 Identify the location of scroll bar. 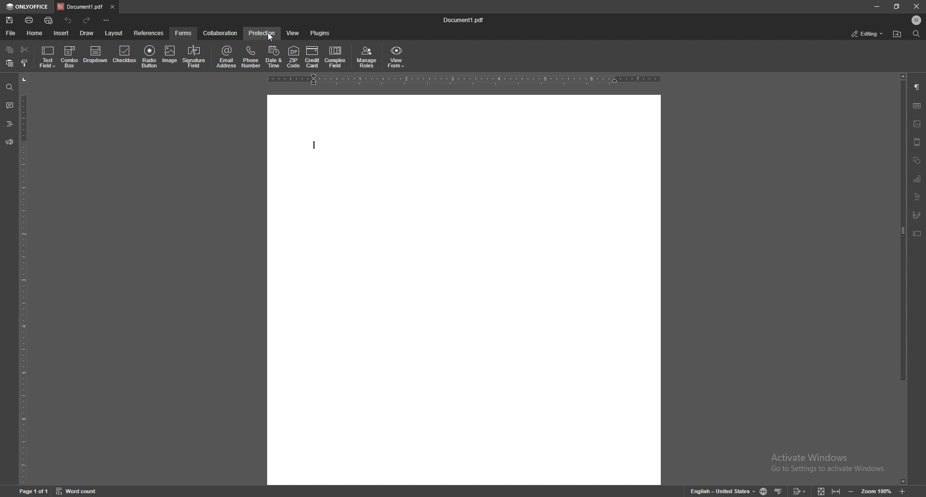
(902, 279).